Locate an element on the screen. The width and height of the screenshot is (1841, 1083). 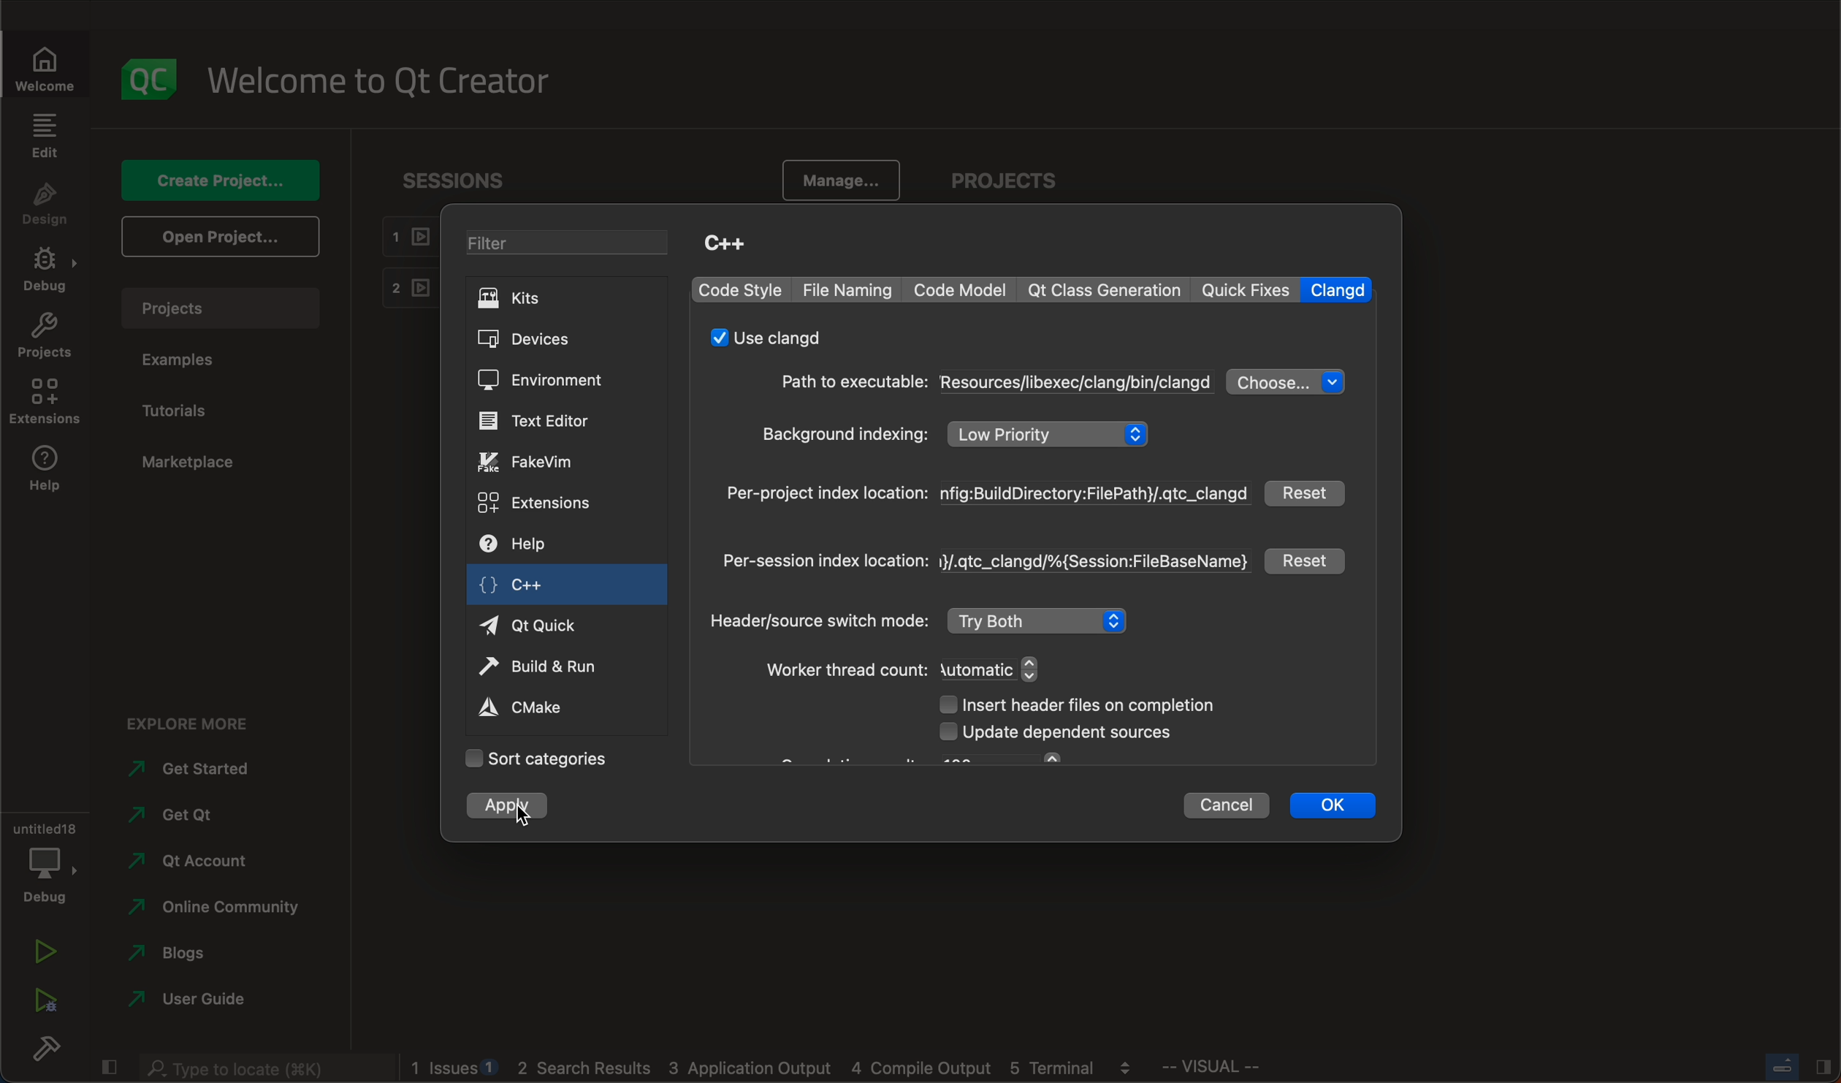
index location is located at coordinates (986, 497).